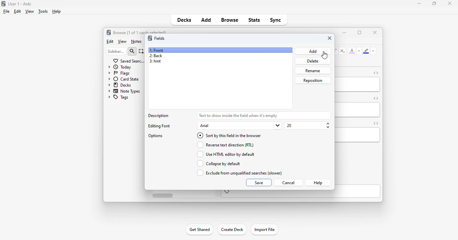 This screenshot has height=240, width=458. Describe the element at coordinates (375, 32) in the screenshot. I see `close` at that location.